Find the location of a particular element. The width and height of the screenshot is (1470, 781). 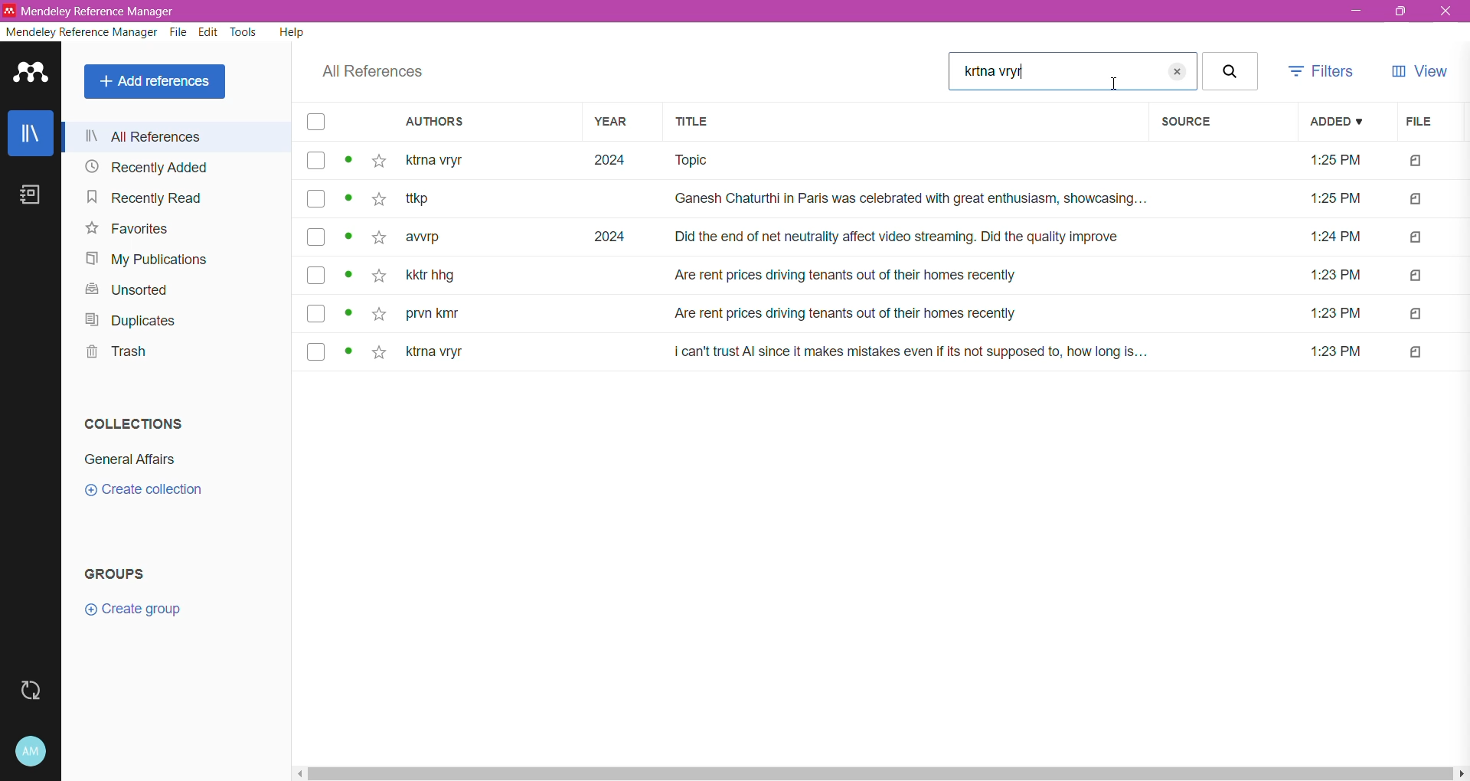

Notebook is located at coordinates (32, 200).